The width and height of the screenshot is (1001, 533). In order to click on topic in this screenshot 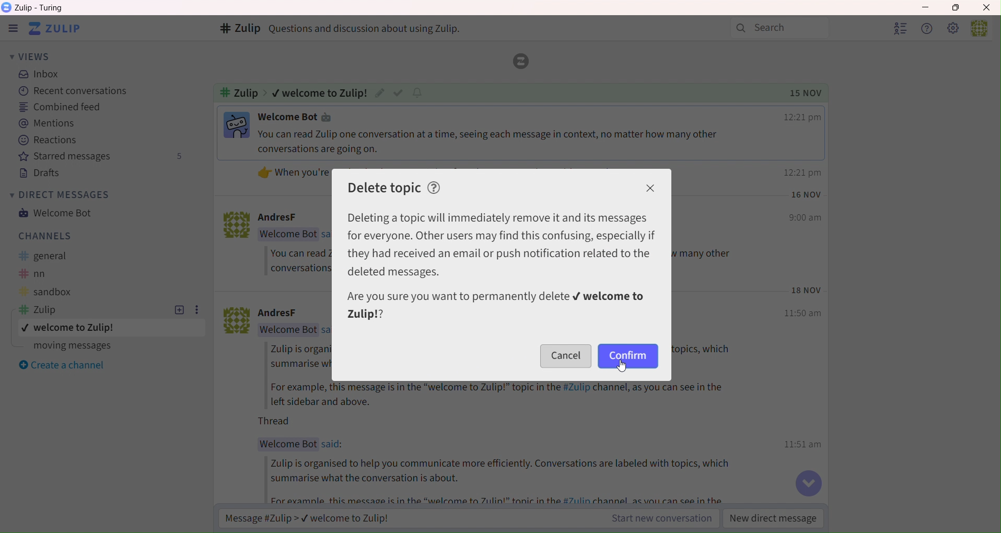, I will do `click(79, 328)`.